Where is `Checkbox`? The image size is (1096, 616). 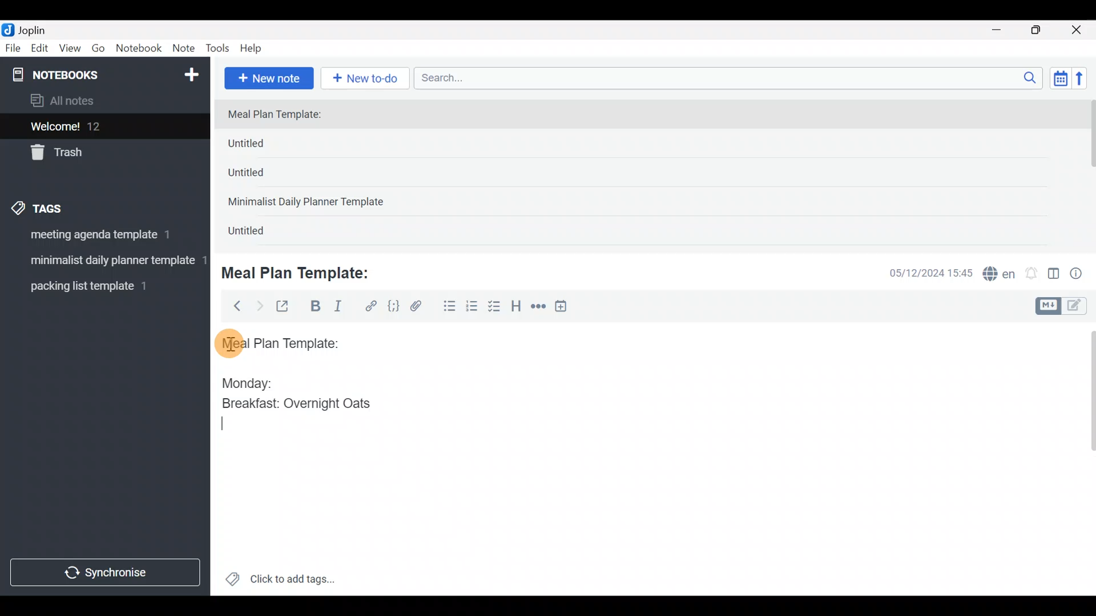 Checkbox is located at coordinates (495, 307).